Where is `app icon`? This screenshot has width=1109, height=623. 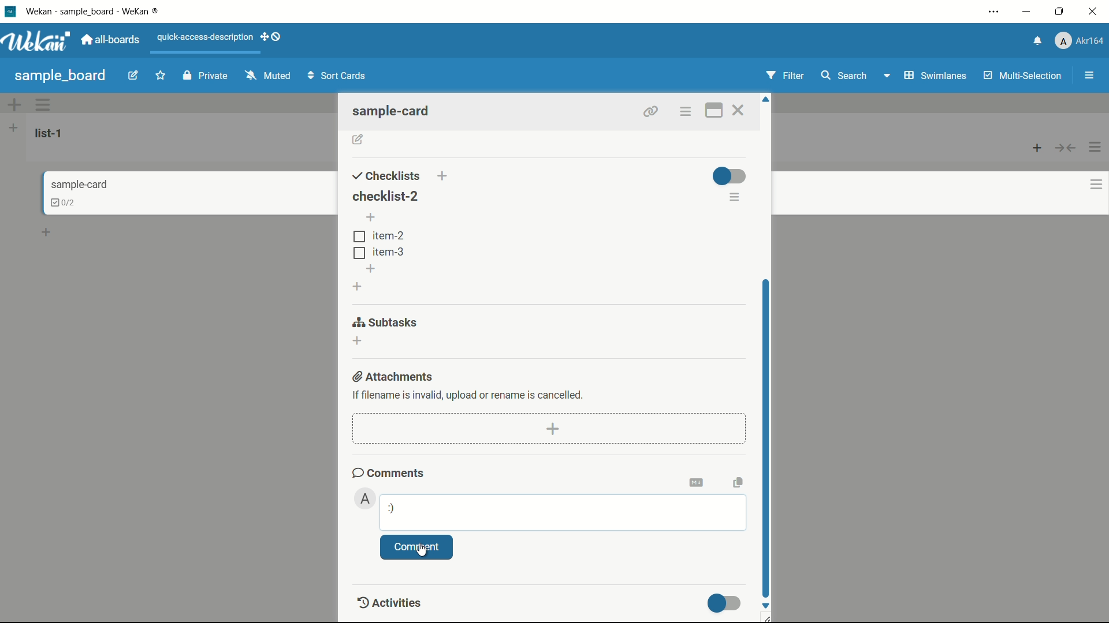 app icon is located at coordinates (10, 12).